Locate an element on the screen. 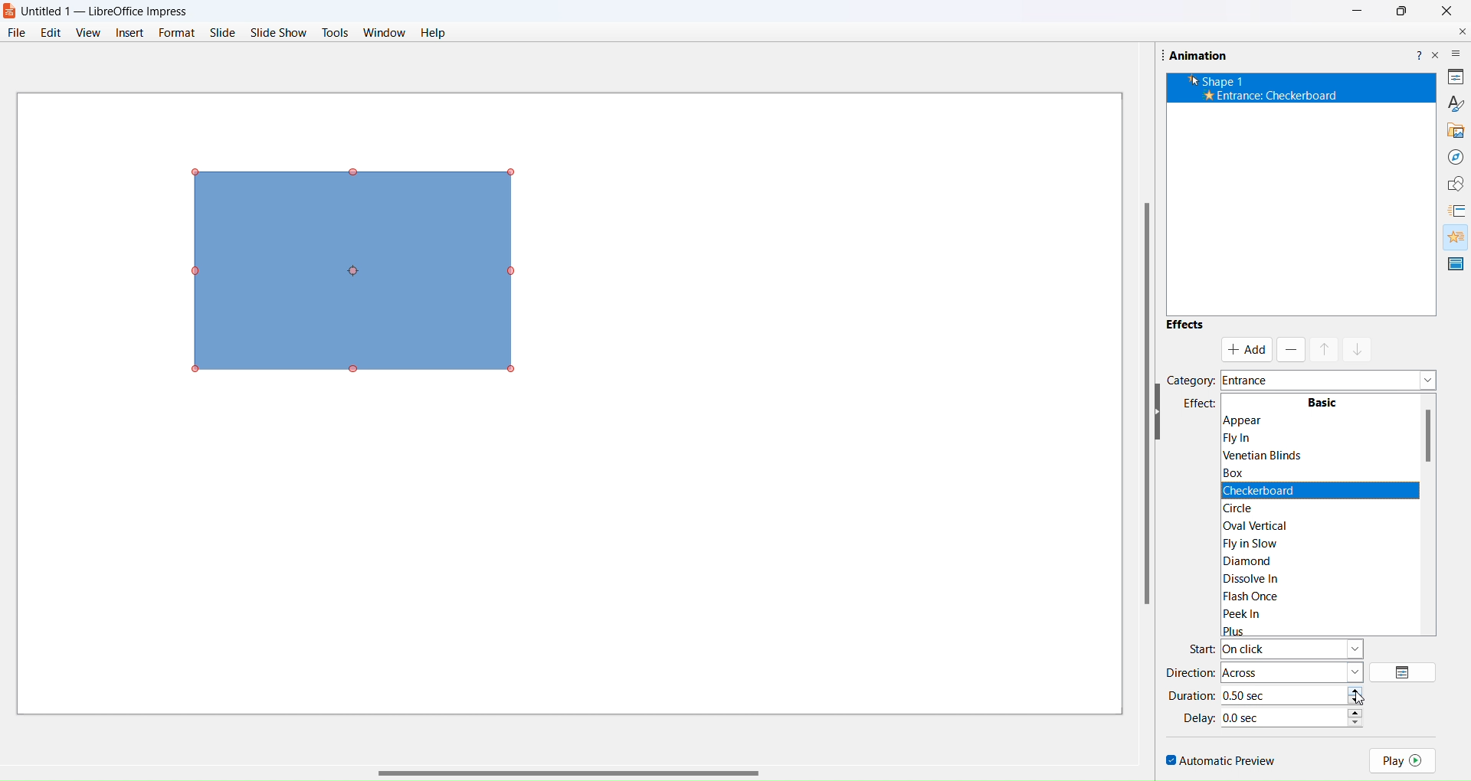 The height and width of the screenshot is (781, 1471). file is located at coordinates (18, 32).